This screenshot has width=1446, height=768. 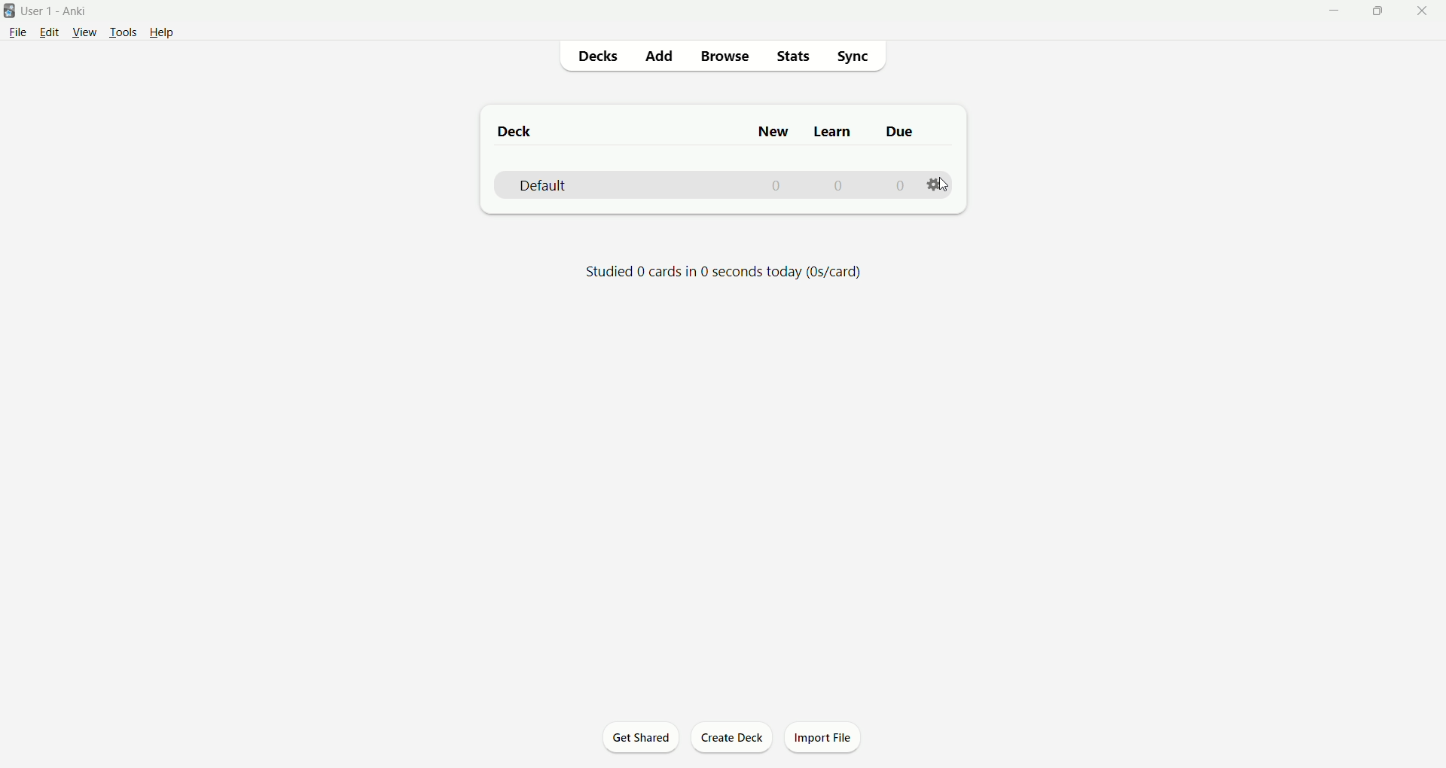 What do you see at coordinates (850, 56) in the screenshot?
I see `sync` at bounding box center [850, 56].